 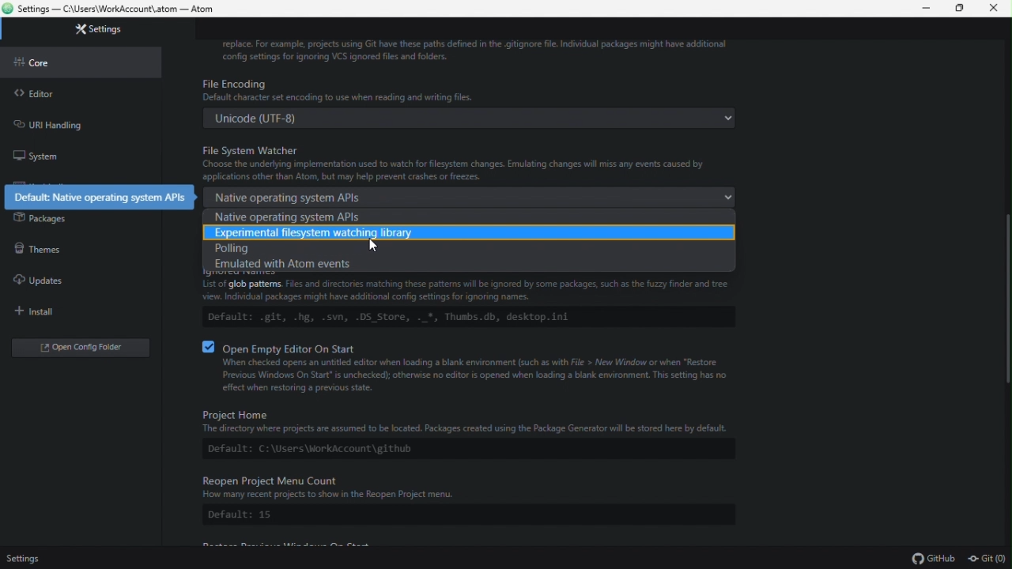 What do you see at coordinates (963, 9) in the screenshot?
I see `restore` at bounding box center [963, 9].